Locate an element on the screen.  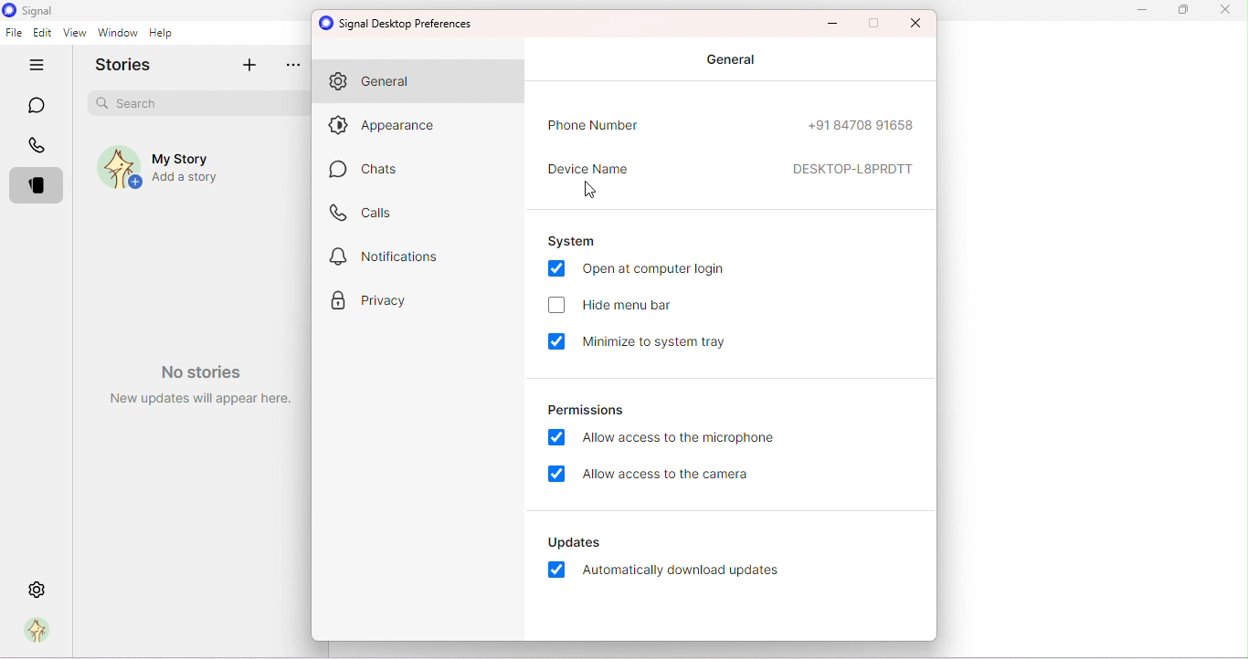
Watermark- No stories is located at coordinates (199, 382).